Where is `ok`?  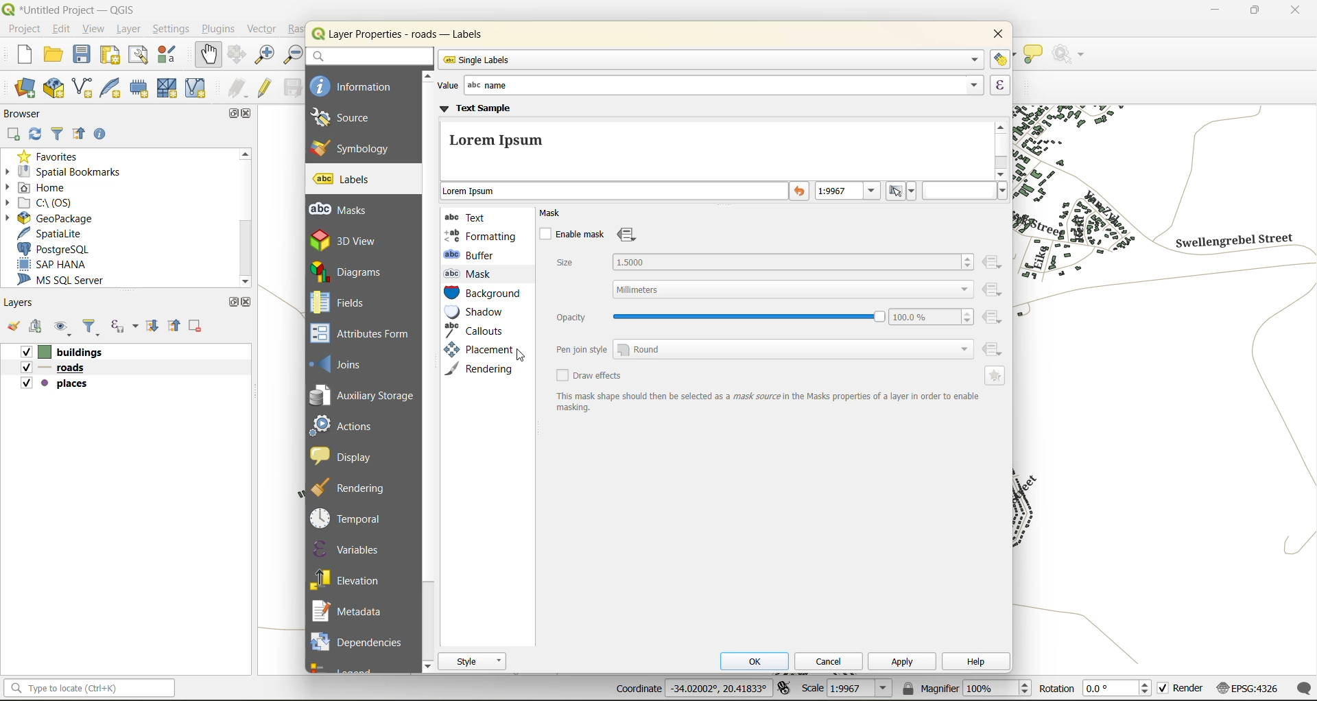 ok is located at coordinates (759, 663).